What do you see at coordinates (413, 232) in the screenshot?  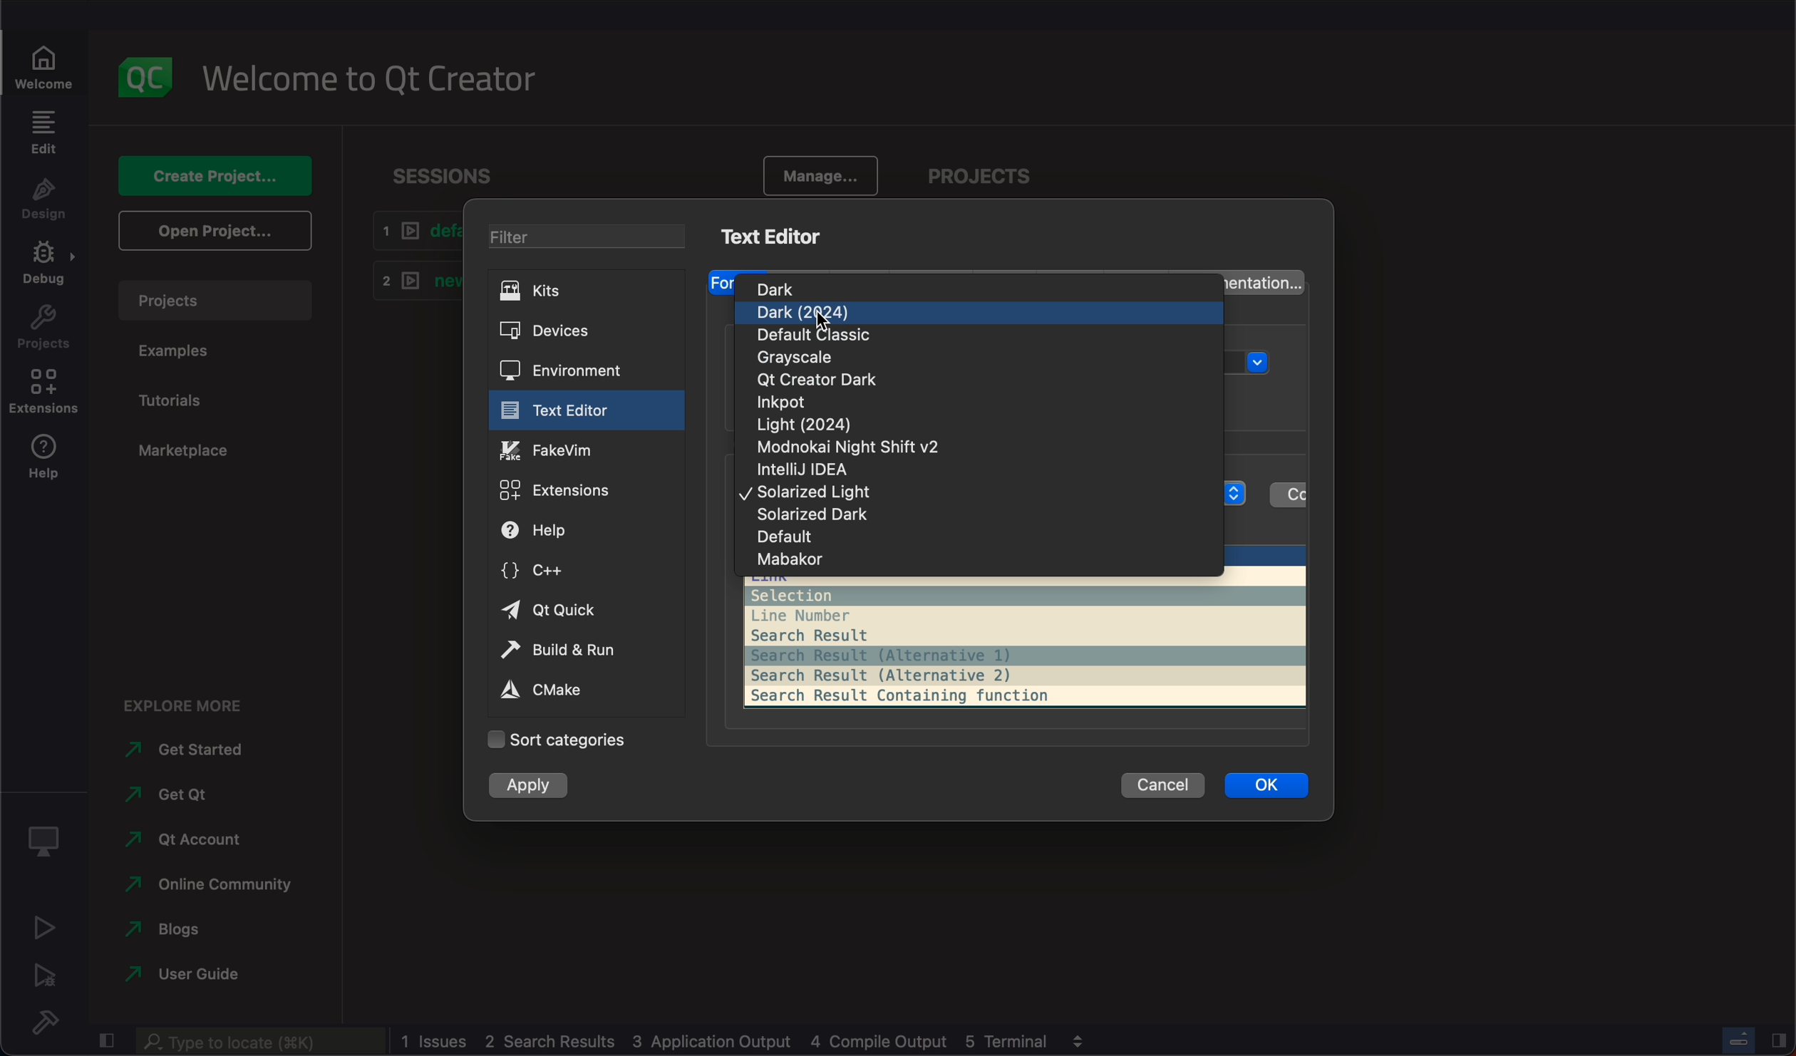 I see `default` at bounding box center [413, 232].